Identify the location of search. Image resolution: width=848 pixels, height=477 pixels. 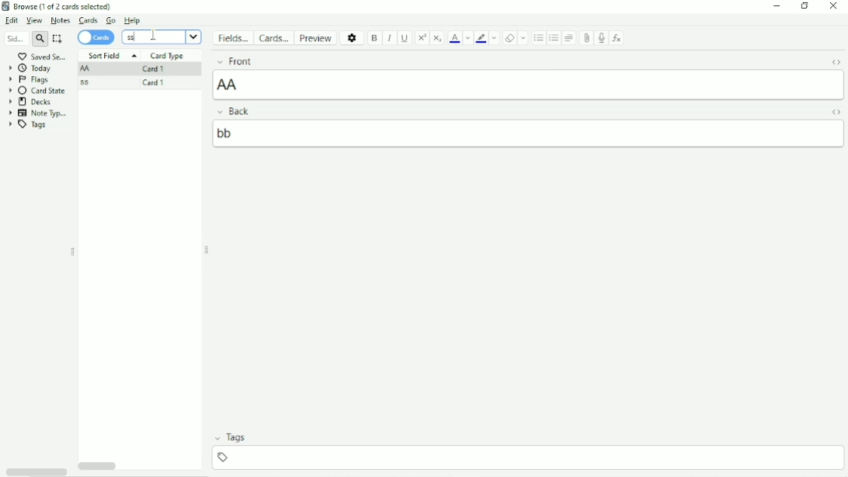
(40, 39).